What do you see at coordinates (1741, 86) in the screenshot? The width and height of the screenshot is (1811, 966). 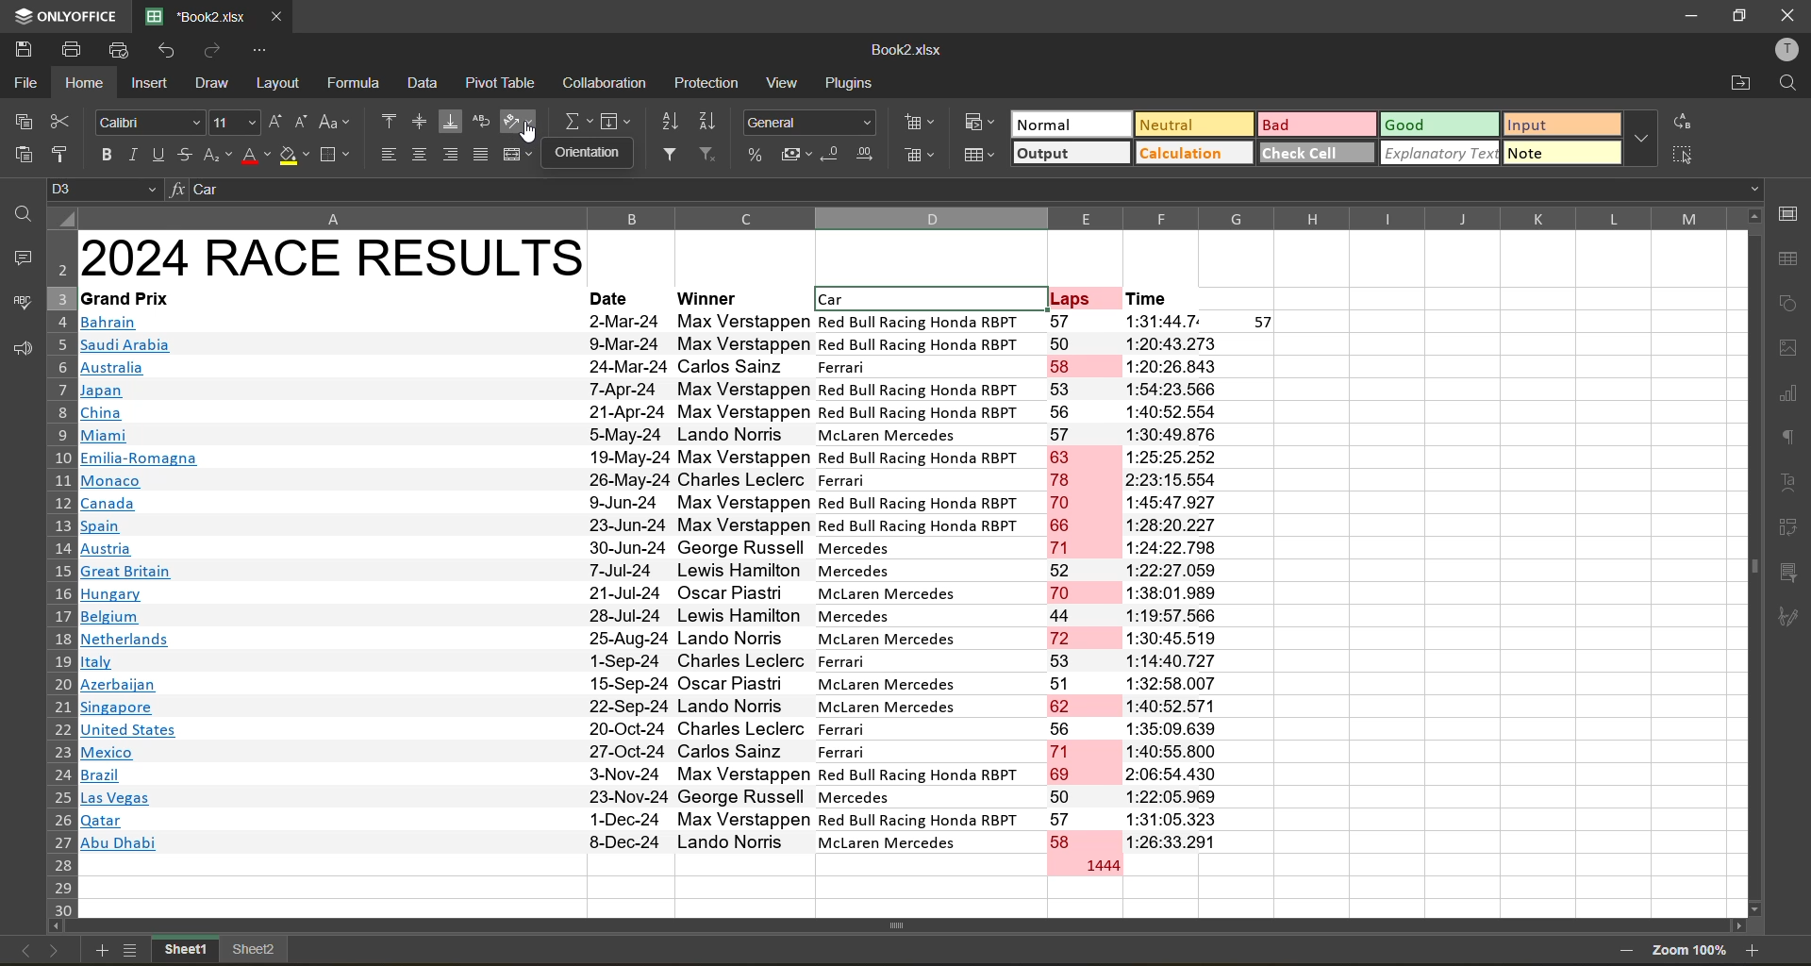 I see `open location` at bounding box center [1741, 86].